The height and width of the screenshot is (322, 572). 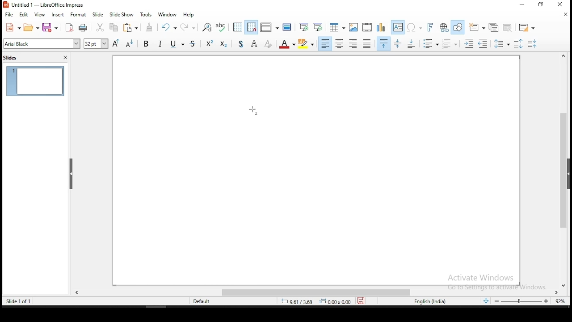 I want to click on Subscript, so click(x=223, y=43).